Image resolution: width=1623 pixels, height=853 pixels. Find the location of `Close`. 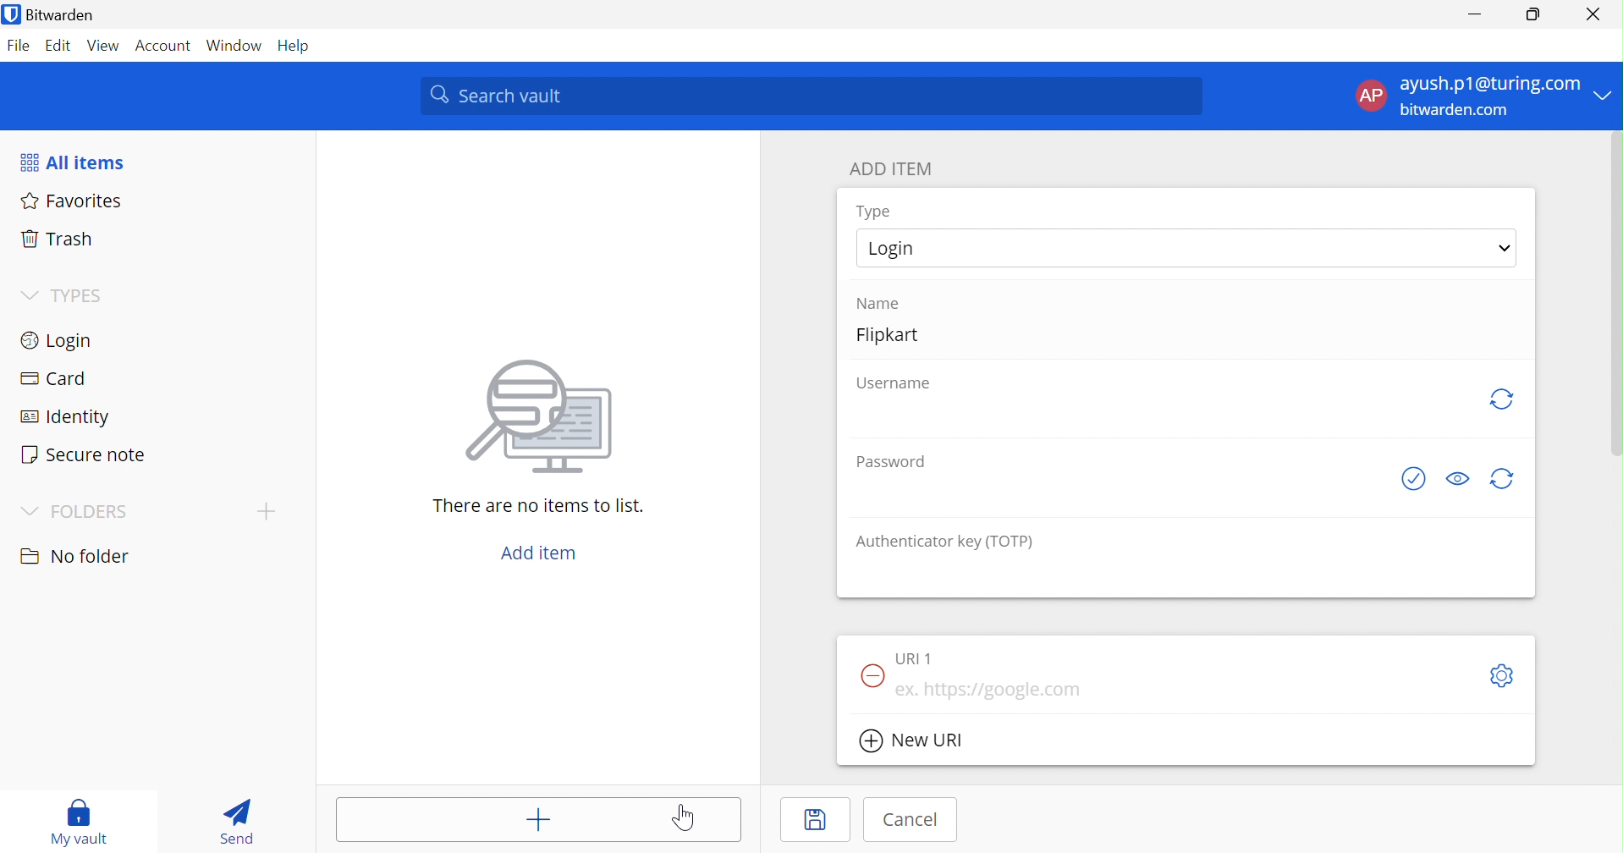

Close is located at coordinates (1594, 14).